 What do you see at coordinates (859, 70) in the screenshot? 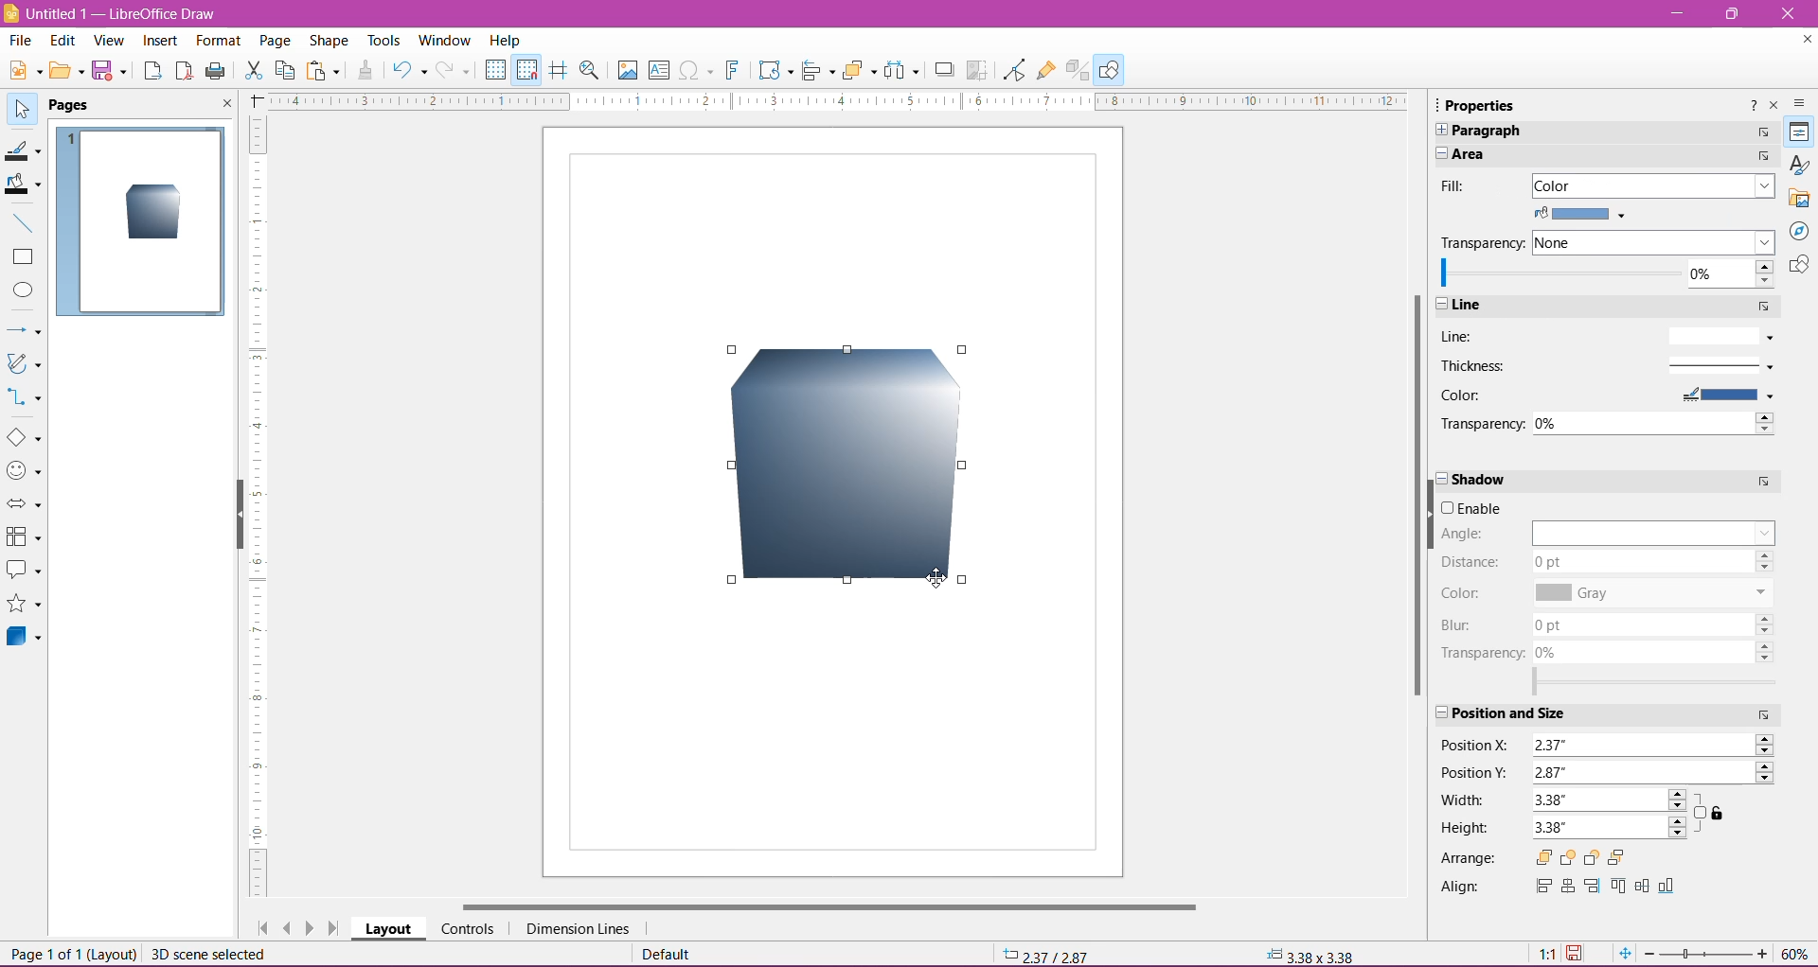
I see `Arrange` at bounding box center [859, 70].